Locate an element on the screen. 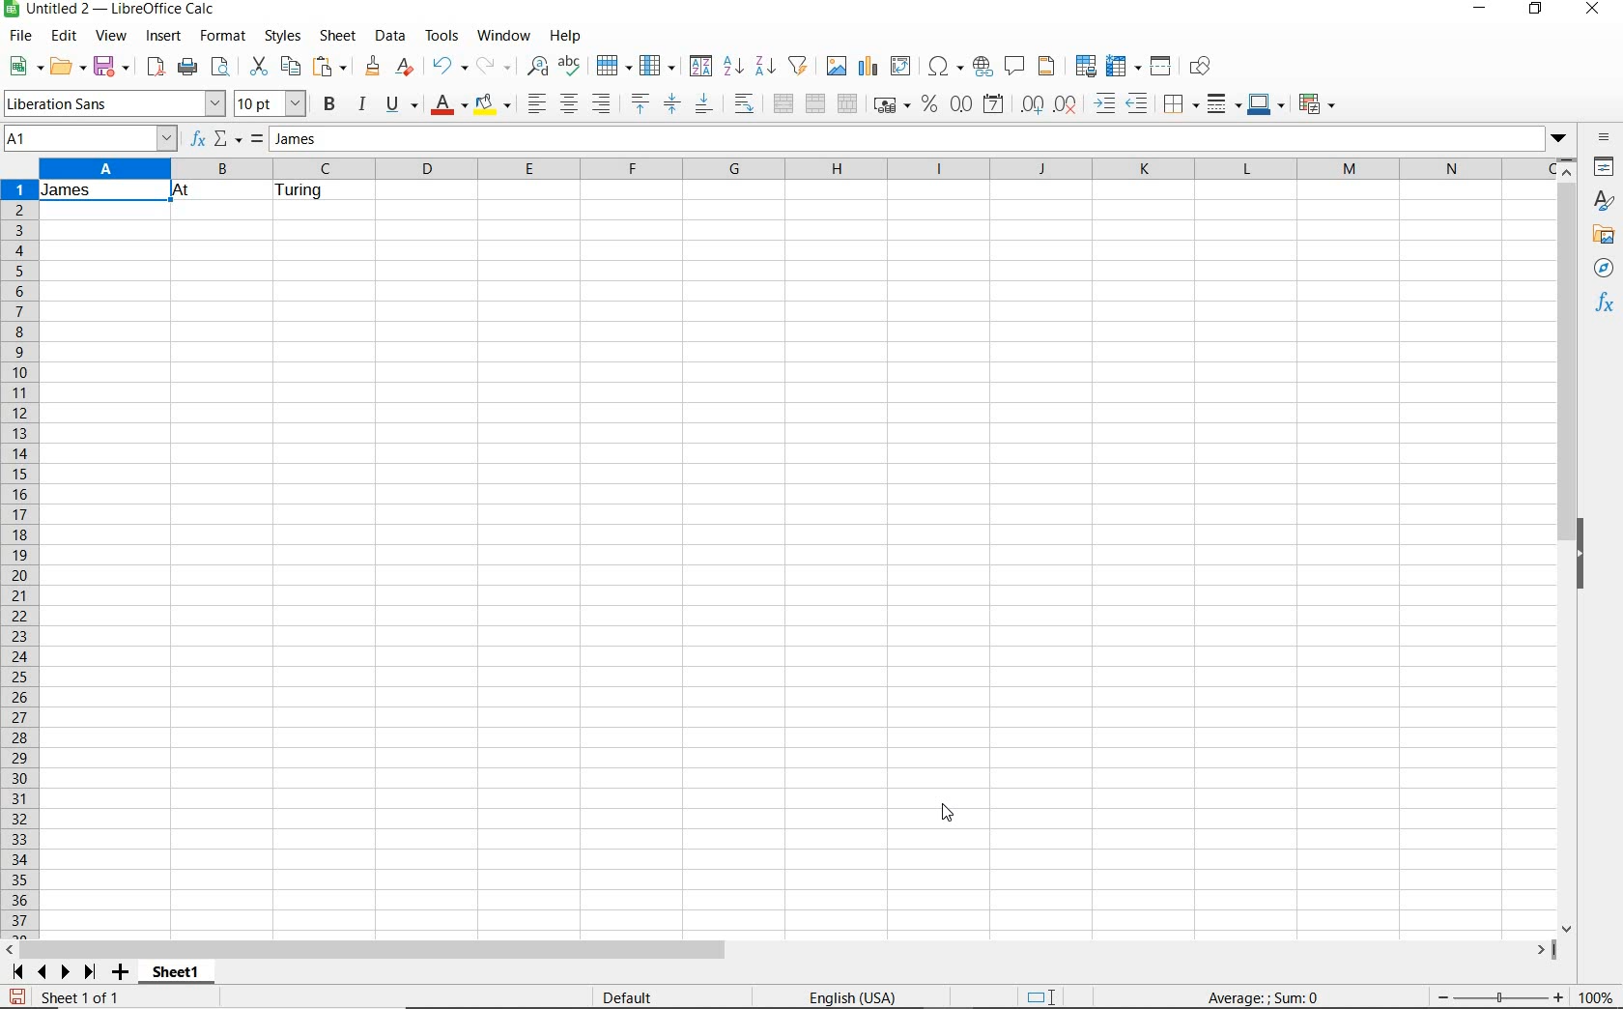 The image size is (1623, 1009). scrollbar is located at coordinates (1569, 545).